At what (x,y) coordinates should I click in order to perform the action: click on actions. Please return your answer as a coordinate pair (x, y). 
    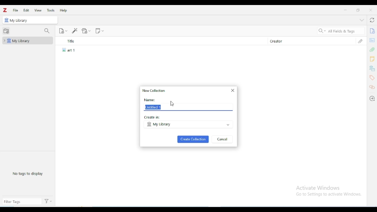
    Looking at the image, I should click on (49, 201).